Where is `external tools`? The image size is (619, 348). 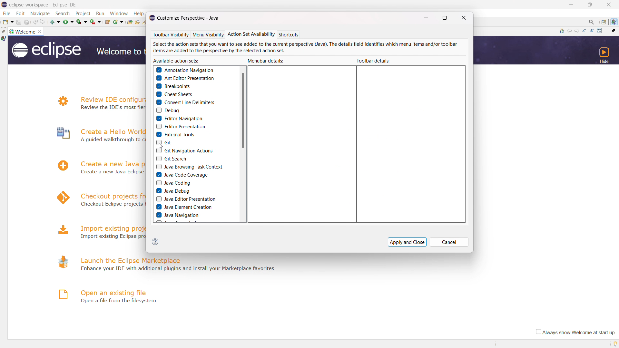
external tools is located at coordinates (175, 134).